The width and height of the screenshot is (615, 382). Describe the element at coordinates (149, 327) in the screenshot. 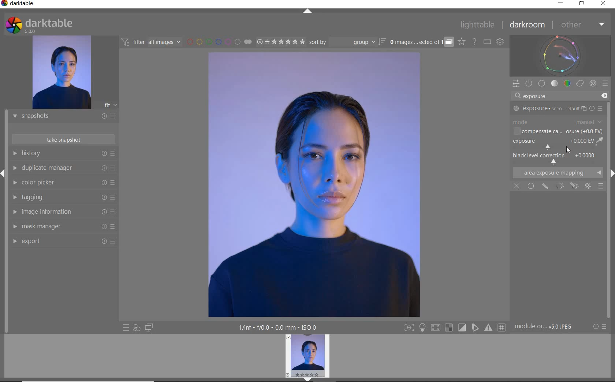

I see `DISPLAY A SECOND DARKROOM IMAGE WINDOW` at that location.